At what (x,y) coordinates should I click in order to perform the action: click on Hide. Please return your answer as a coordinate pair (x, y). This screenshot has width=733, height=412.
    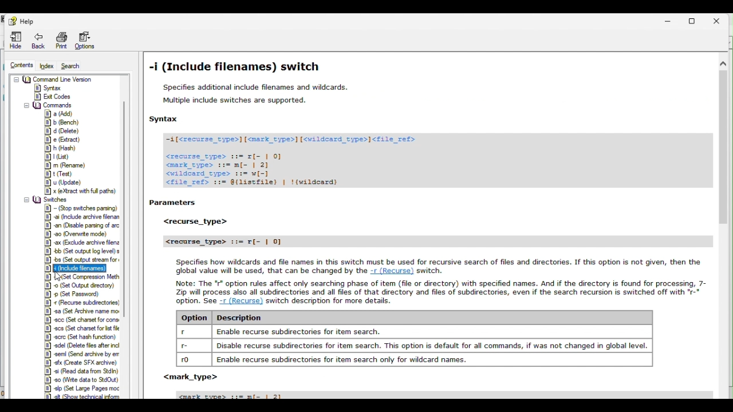
    Looking at the image, I should click on (14, 39).